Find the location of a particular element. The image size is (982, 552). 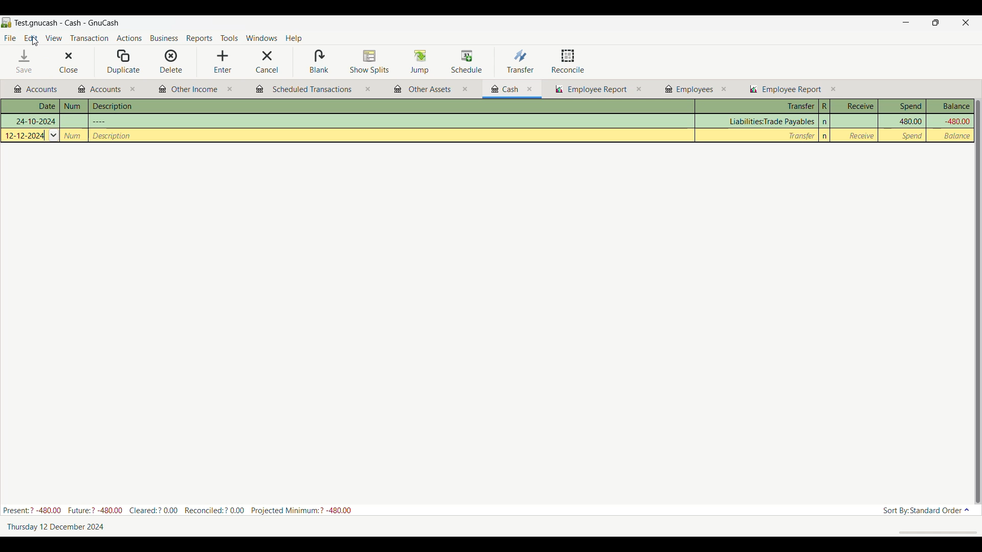

close is located at coordinates (529, 89).